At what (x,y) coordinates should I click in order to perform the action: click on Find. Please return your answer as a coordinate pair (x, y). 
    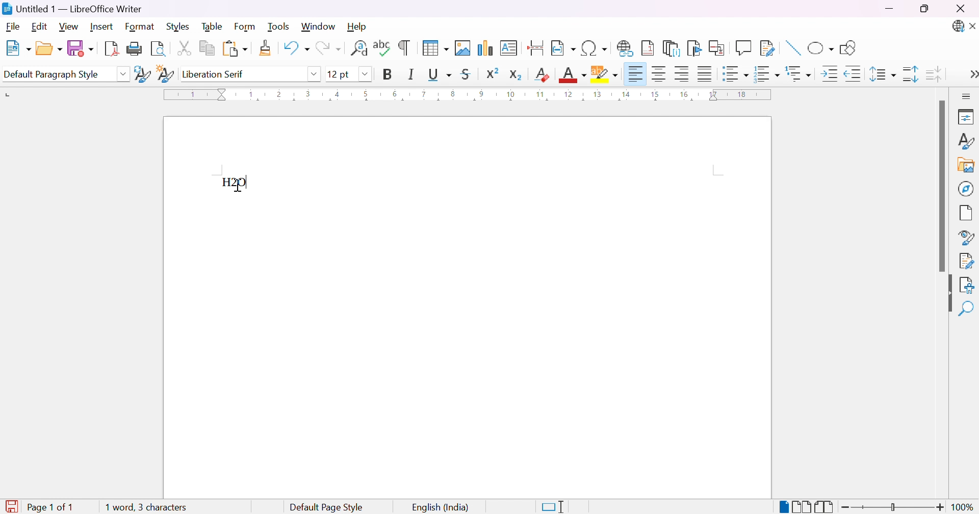
    Looking at the image, I should click on (966, 310).